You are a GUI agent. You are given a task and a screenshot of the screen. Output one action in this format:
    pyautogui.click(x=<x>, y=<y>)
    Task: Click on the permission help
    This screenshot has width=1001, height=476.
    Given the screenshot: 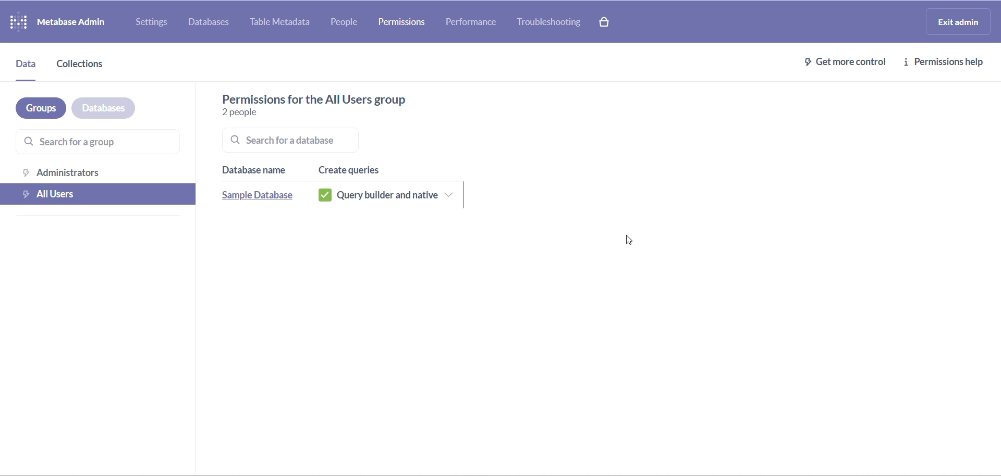 What is the action you would take?
    pyautogui.click(x=947, y=62)
    